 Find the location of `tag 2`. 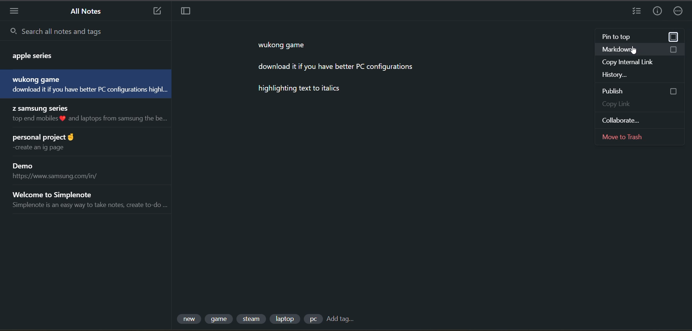

tag 2 is located at coordinates (220, 319).